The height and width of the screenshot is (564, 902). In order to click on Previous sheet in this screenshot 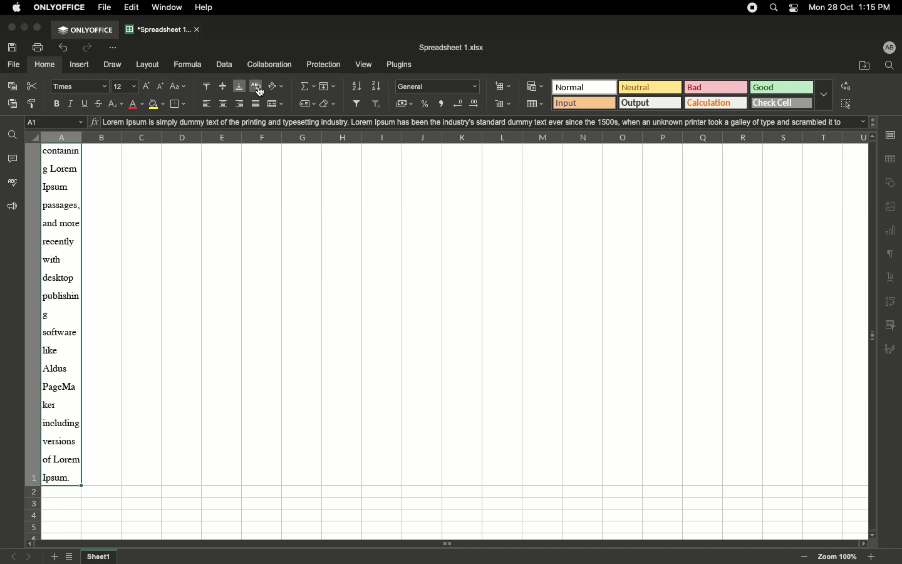, I will do `click(13, 556)`.